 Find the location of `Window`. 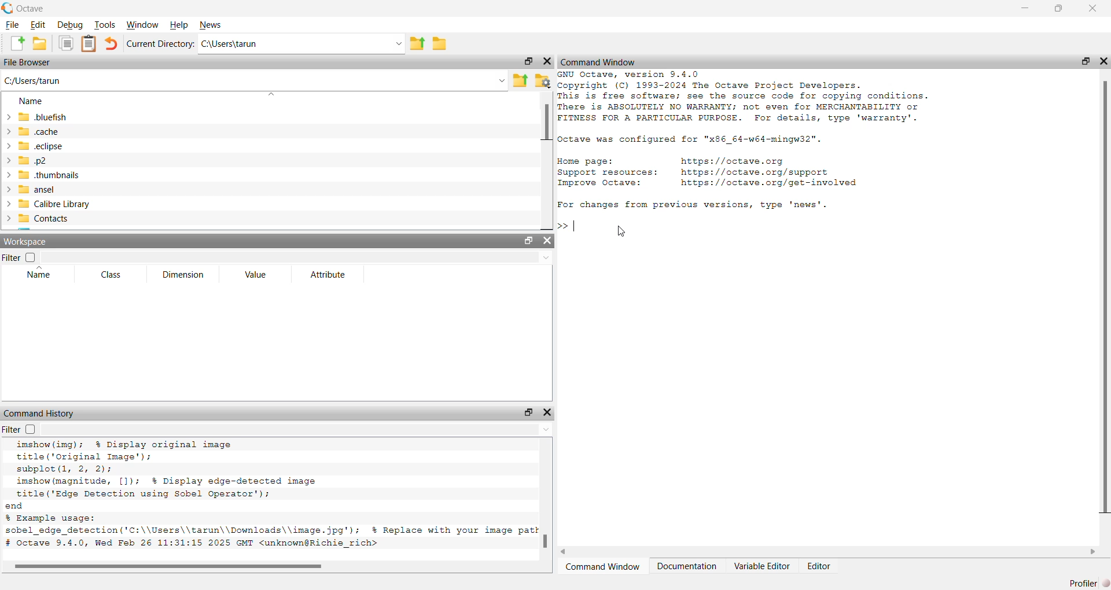

Window is located at coordinates (142, 24).